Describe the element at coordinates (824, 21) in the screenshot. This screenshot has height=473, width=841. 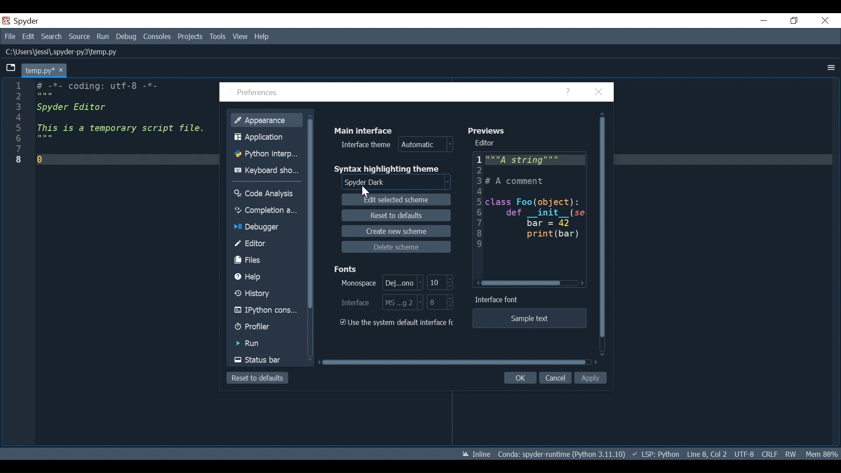
I see `Close` at that location.